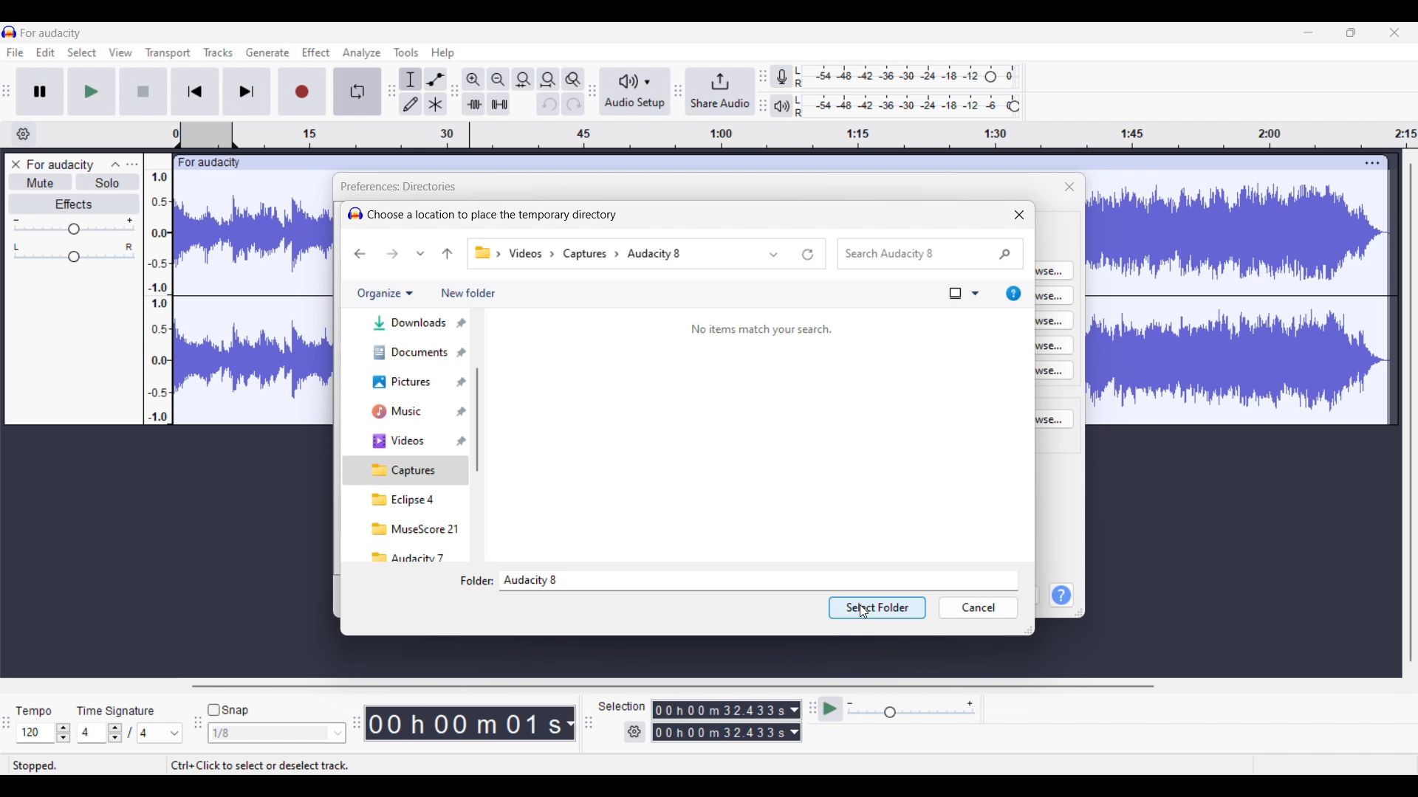 This screenshot has height=797, width=1418. What do you see at coordinates (865, 612) in the screenshot?
I see `Cursor` at bounding box center [865, 612].